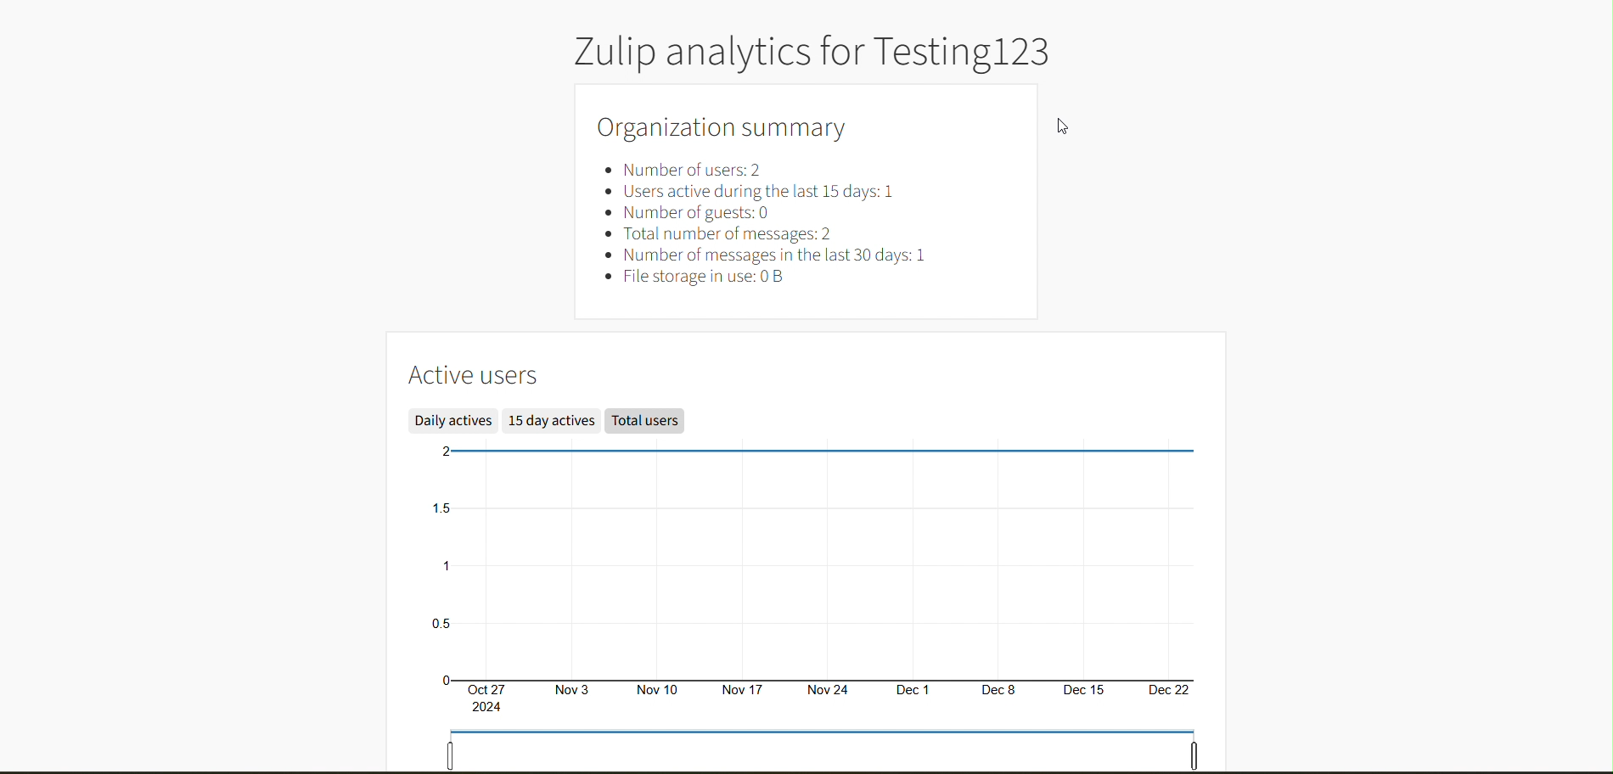 This screenshot has width=1613, height=774. What do you see at coordinates (647, 420) in the screenshot?
I see `Total users` at bounding box center [647, 420].